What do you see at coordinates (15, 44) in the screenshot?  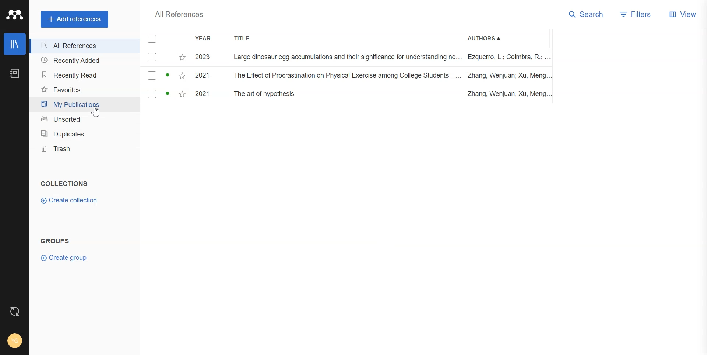 I see `Library` at bounding box center [15, 44].